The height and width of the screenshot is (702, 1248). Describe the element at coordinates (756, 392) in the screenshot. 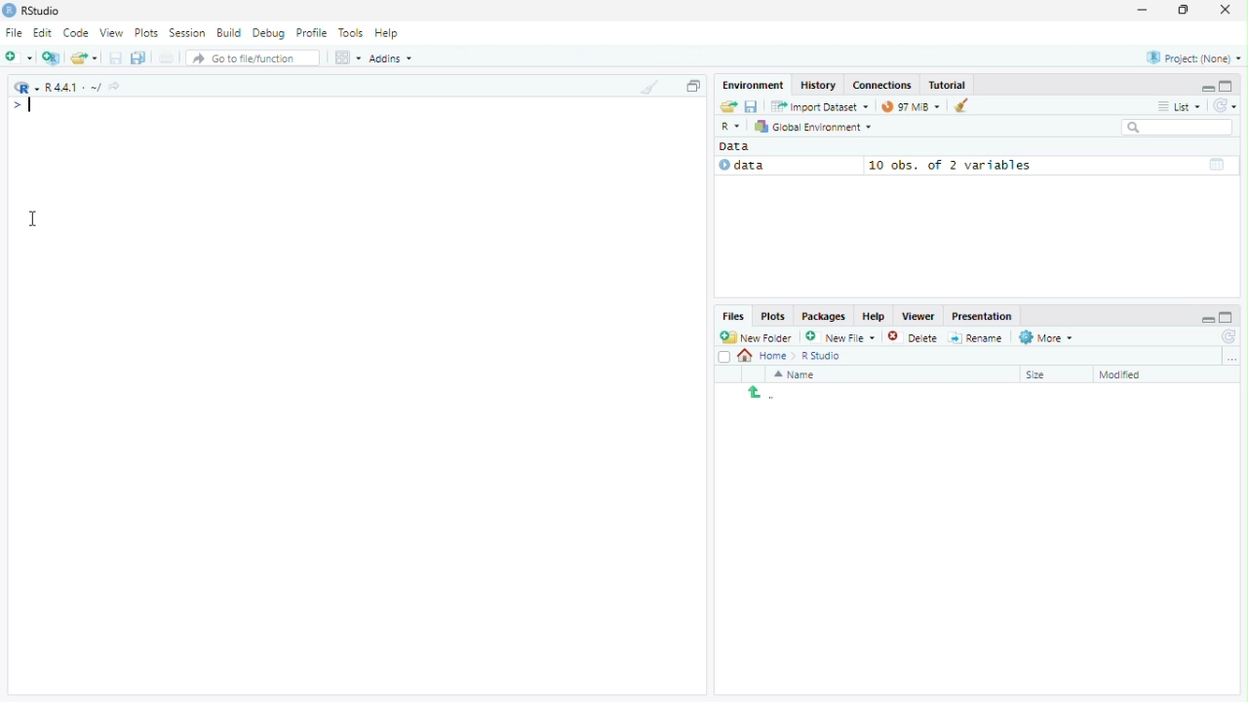

I see `back` at that location.